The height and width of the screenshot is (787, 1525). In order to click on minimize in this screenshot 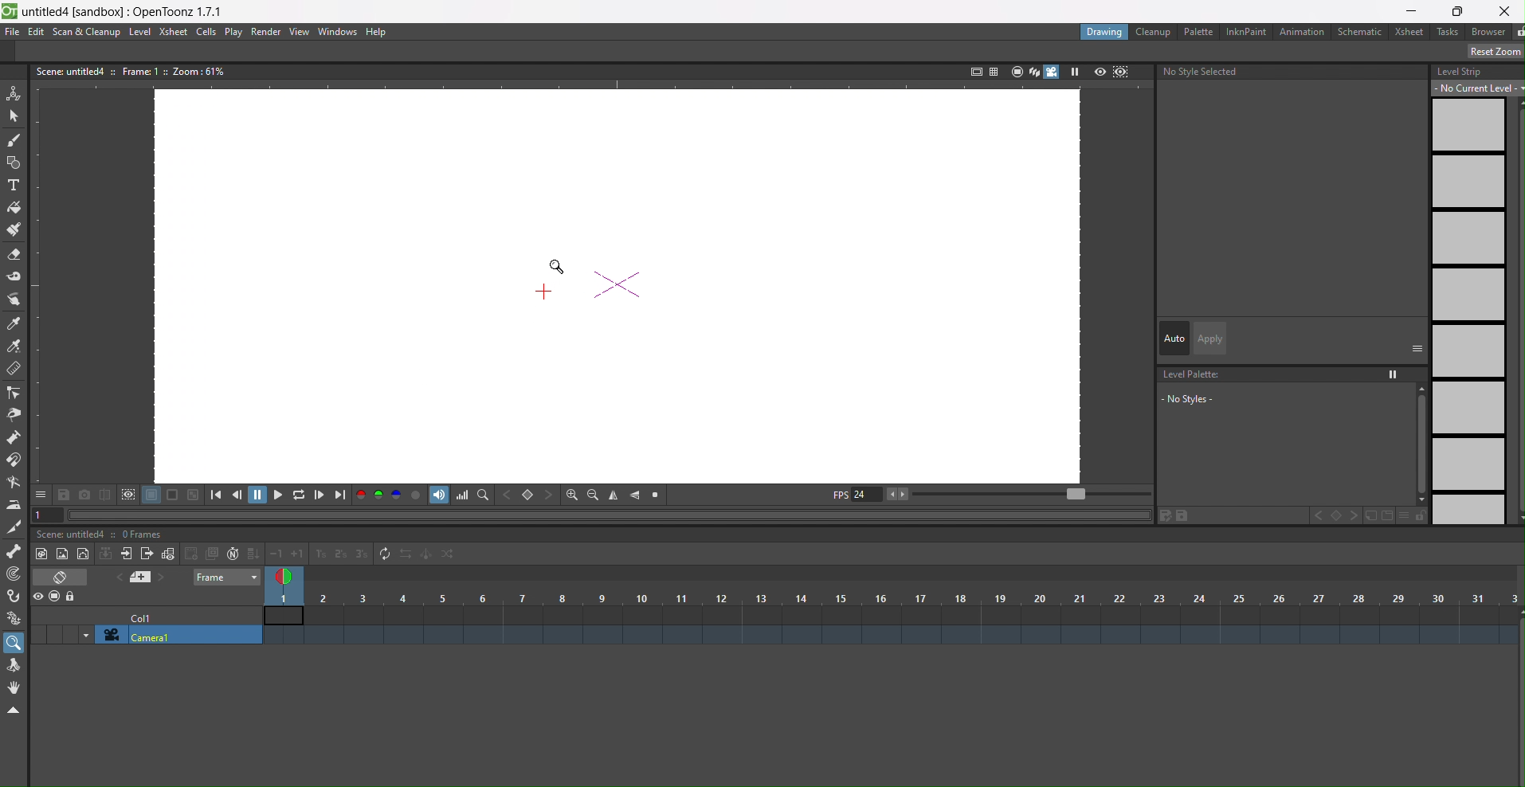, I will do `click(1414, 10)`.